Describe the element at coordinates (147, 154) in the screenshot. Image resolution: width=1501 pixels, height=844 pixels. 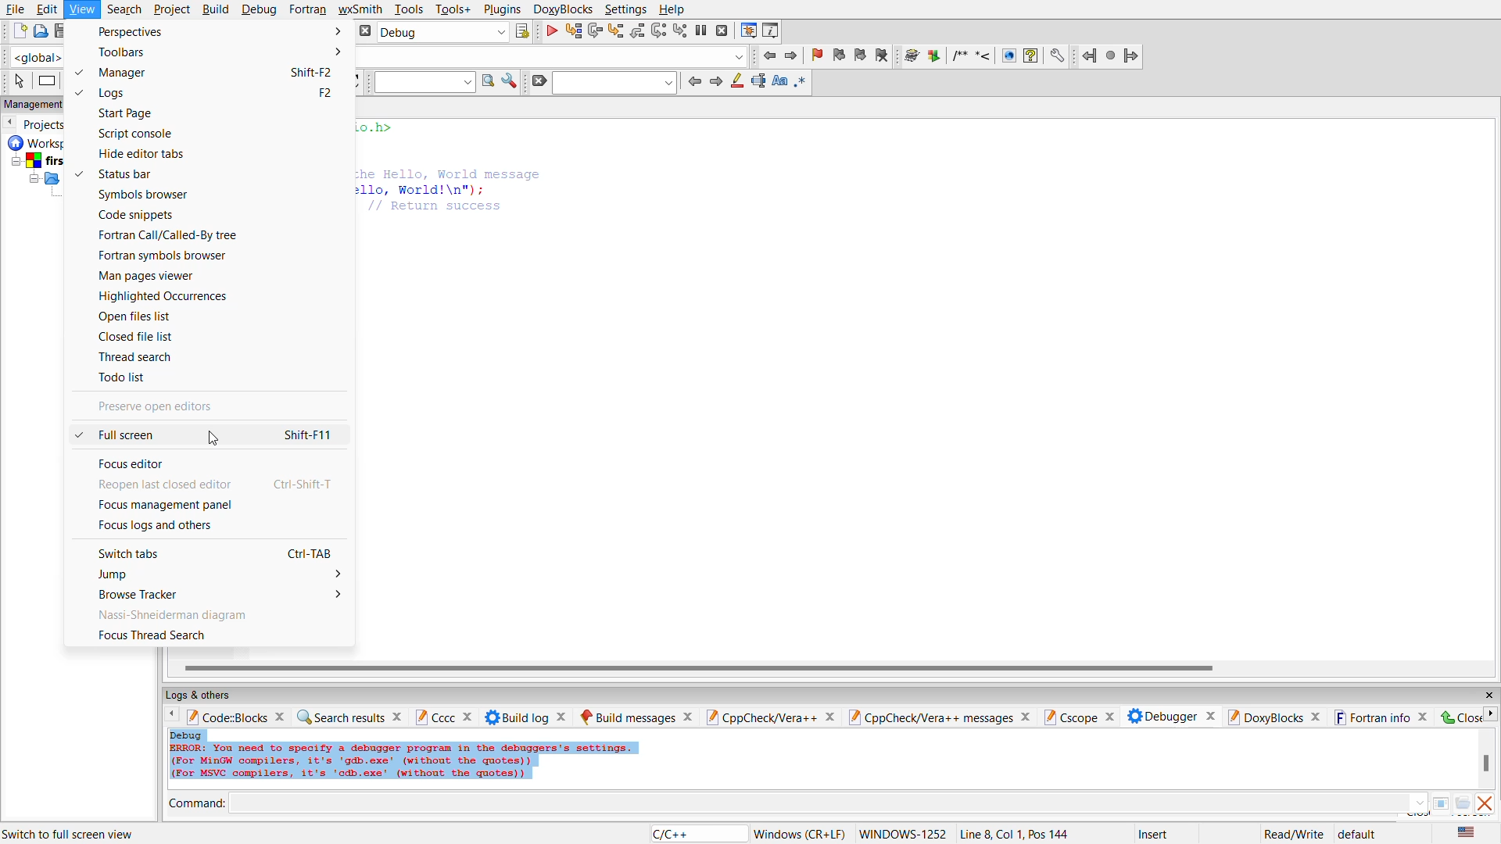
I see `hide editor tabs` at that location.